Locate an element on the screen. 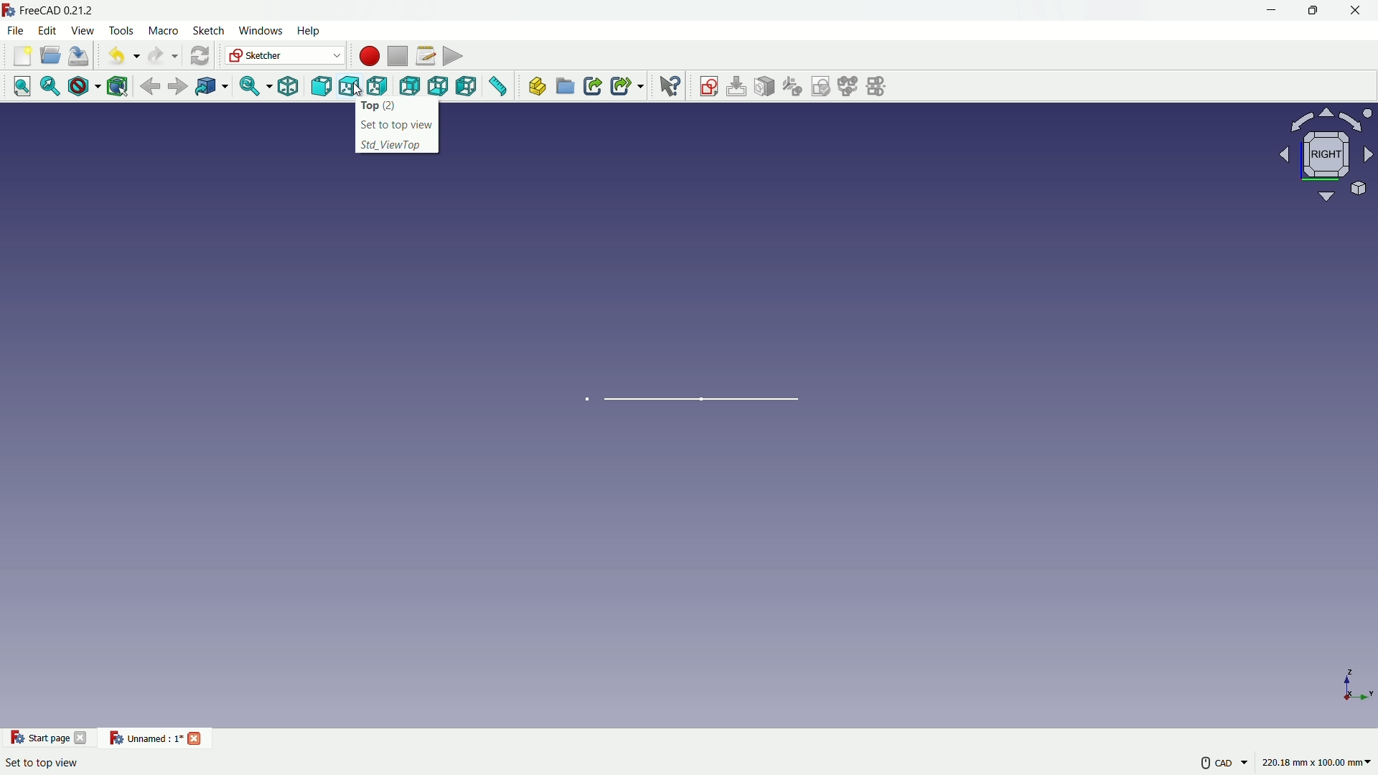 The width and height of the screenshot is (1378, 775). file name is located at coordinates (144, 739).